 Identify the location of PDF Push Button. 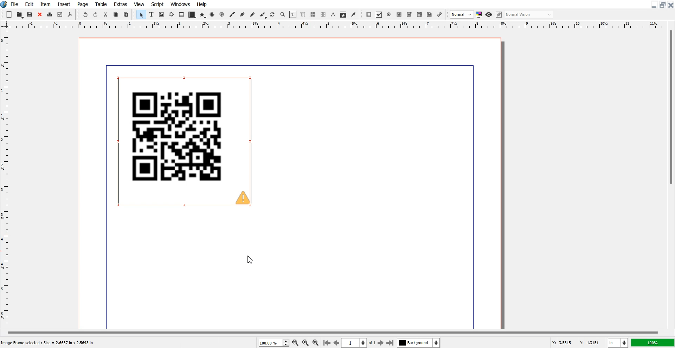
(369, 14).